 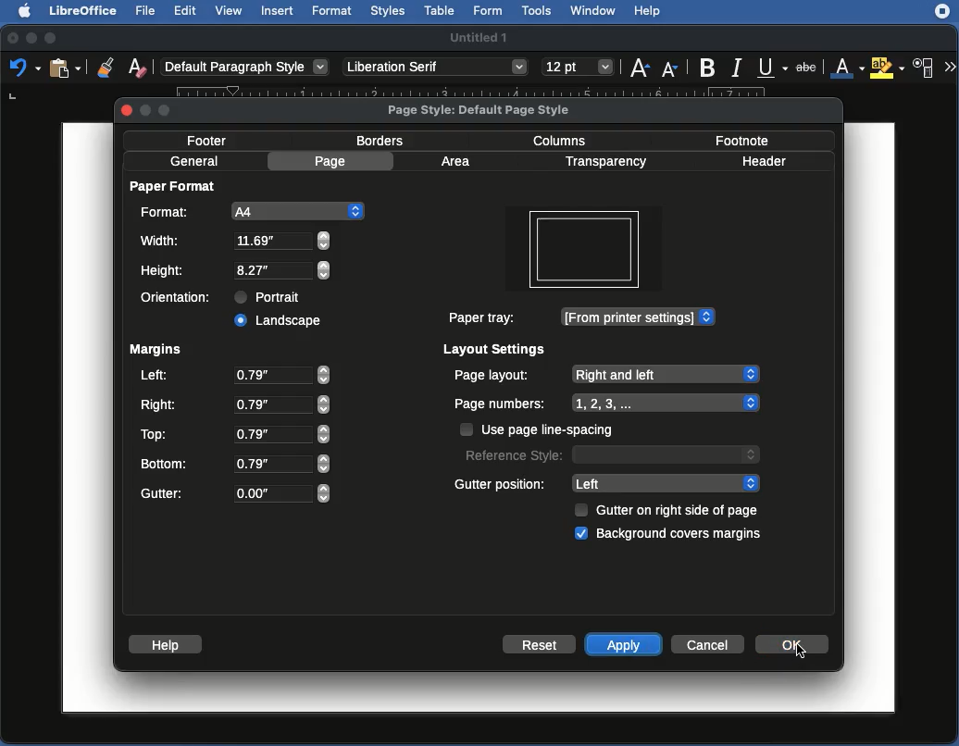 What do you see at coordinates (886, 68) in the screenshot?
I see `Highlighting` at bounding box center [886, 68].